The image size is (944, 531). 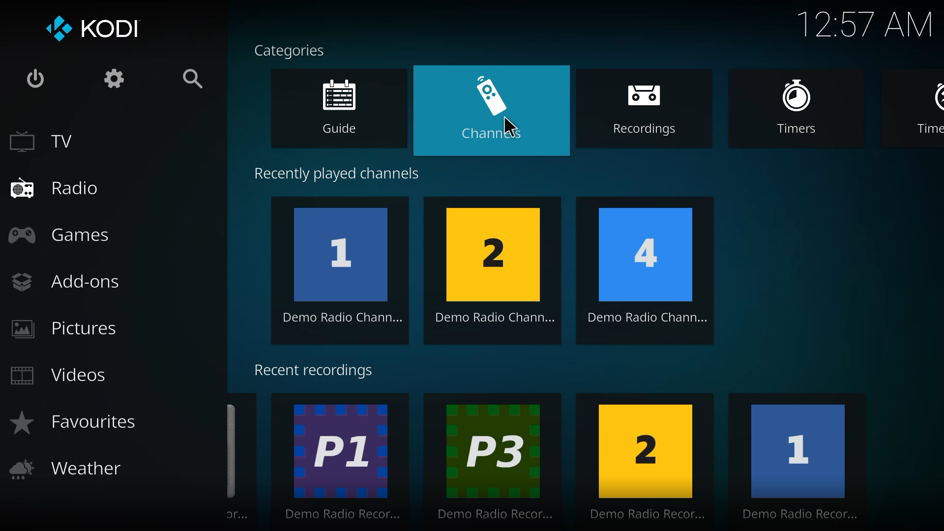 What do you see at coordinates (650, 272) in the screenshot?
I see `4 Demo Radio Chann...` at bounding box center [650, 272].